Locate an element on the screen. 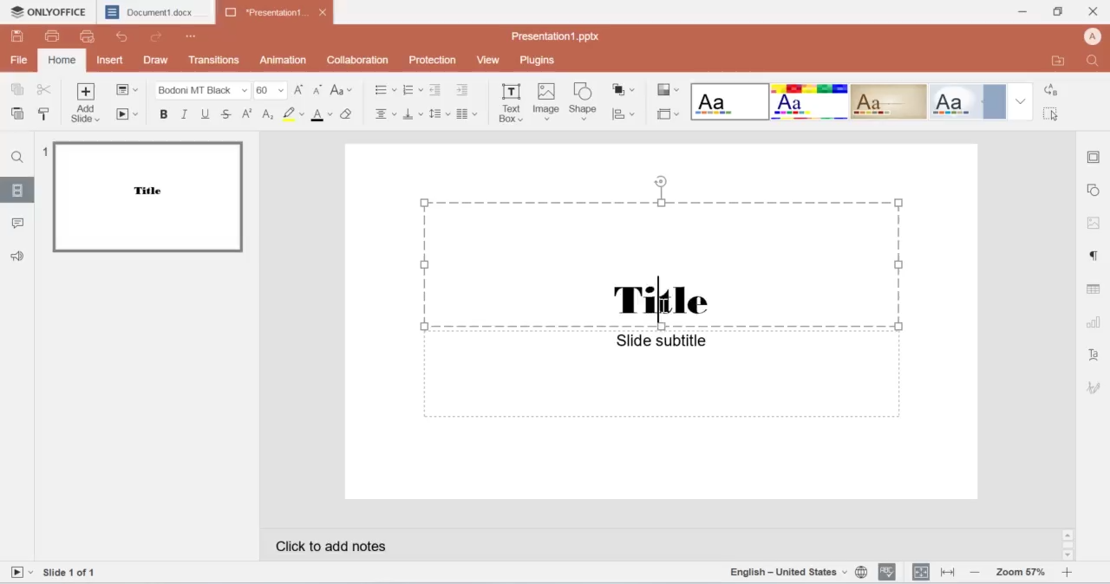 Image resolution: width=1110 pixels, height=584 pixels. case is located at coordinates (343, 90).